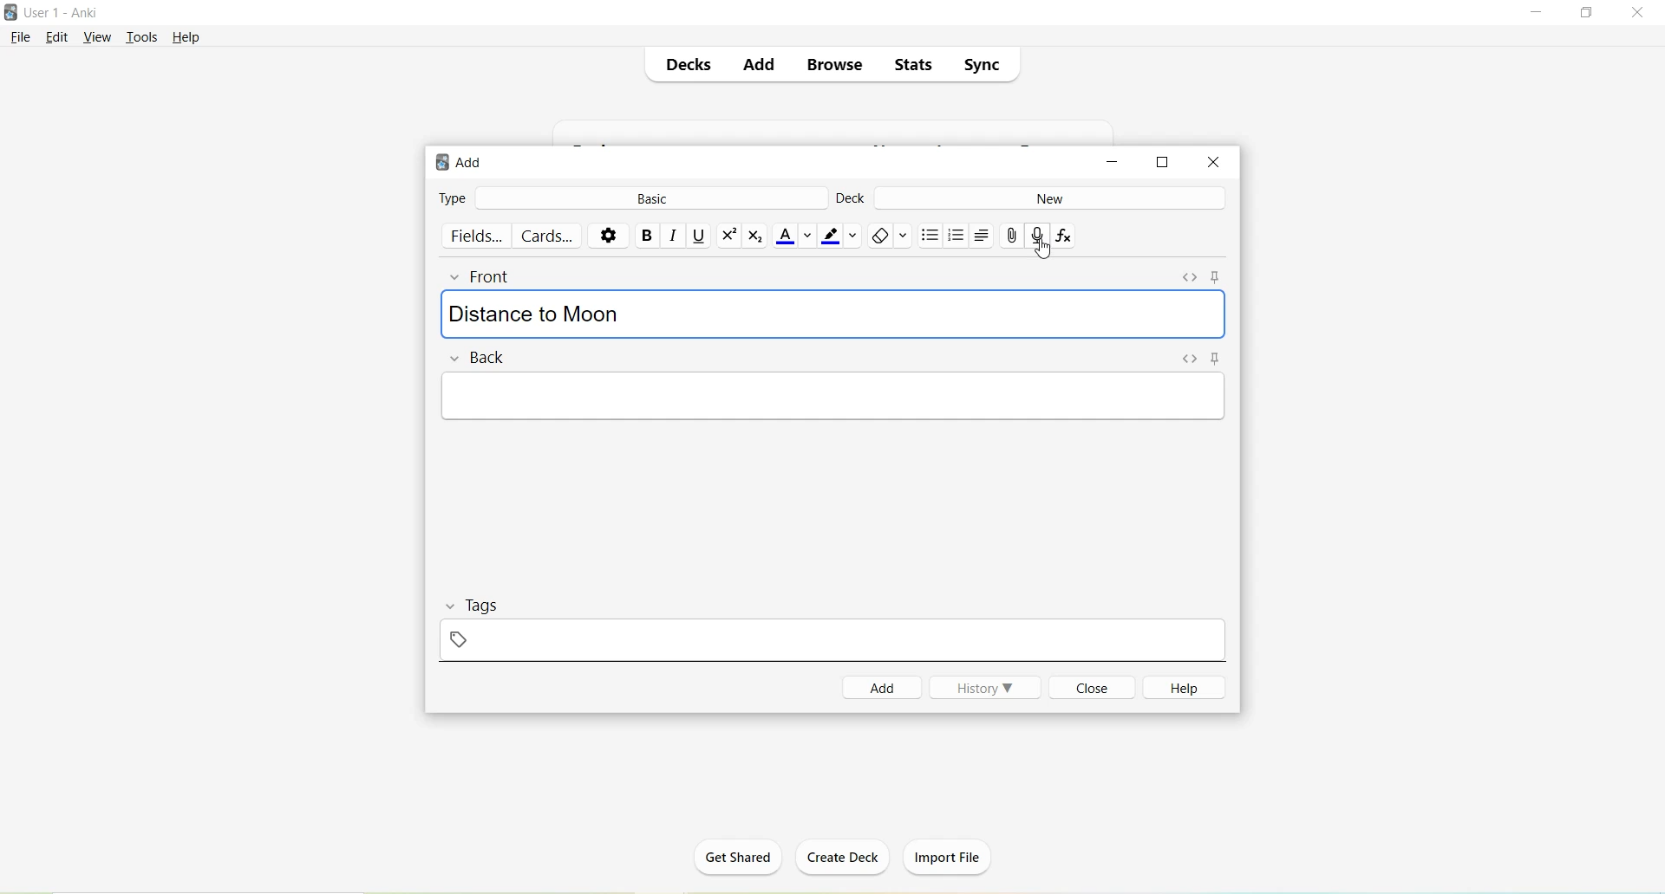  Describe the element at coordinates (534, 312) in the screenshot. I see `Distance to Moon` at that location.